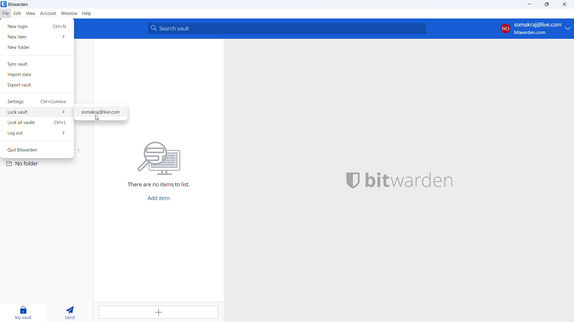 The width and height of the screenshot is (574, 322). Describe the element at coordinates (101, 112) in the screenshot. I see `mail id` at that location.